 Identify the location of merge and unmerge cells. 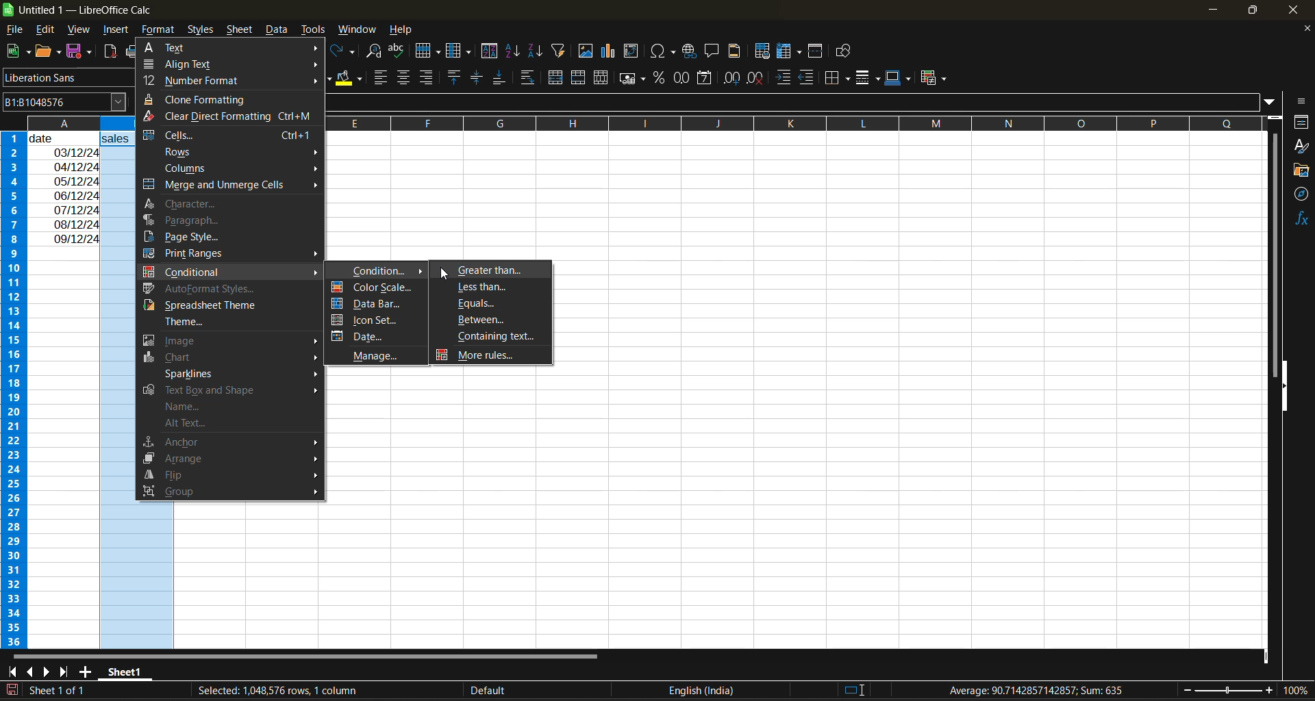
(229, 188).